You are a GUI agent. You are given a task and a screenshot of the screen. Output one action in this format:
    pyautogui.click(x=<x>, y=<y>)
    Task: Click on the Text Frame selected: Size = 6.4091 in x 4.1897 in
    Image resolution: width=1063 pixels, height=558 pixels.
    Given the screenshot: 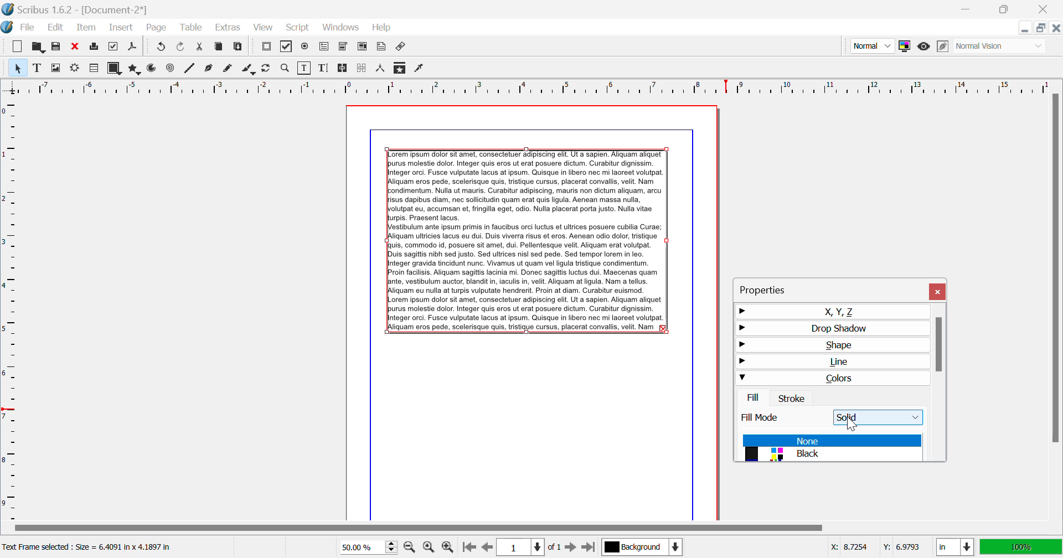 What is the action you would take?
    pyautogui.click(x=89, y=547)
    